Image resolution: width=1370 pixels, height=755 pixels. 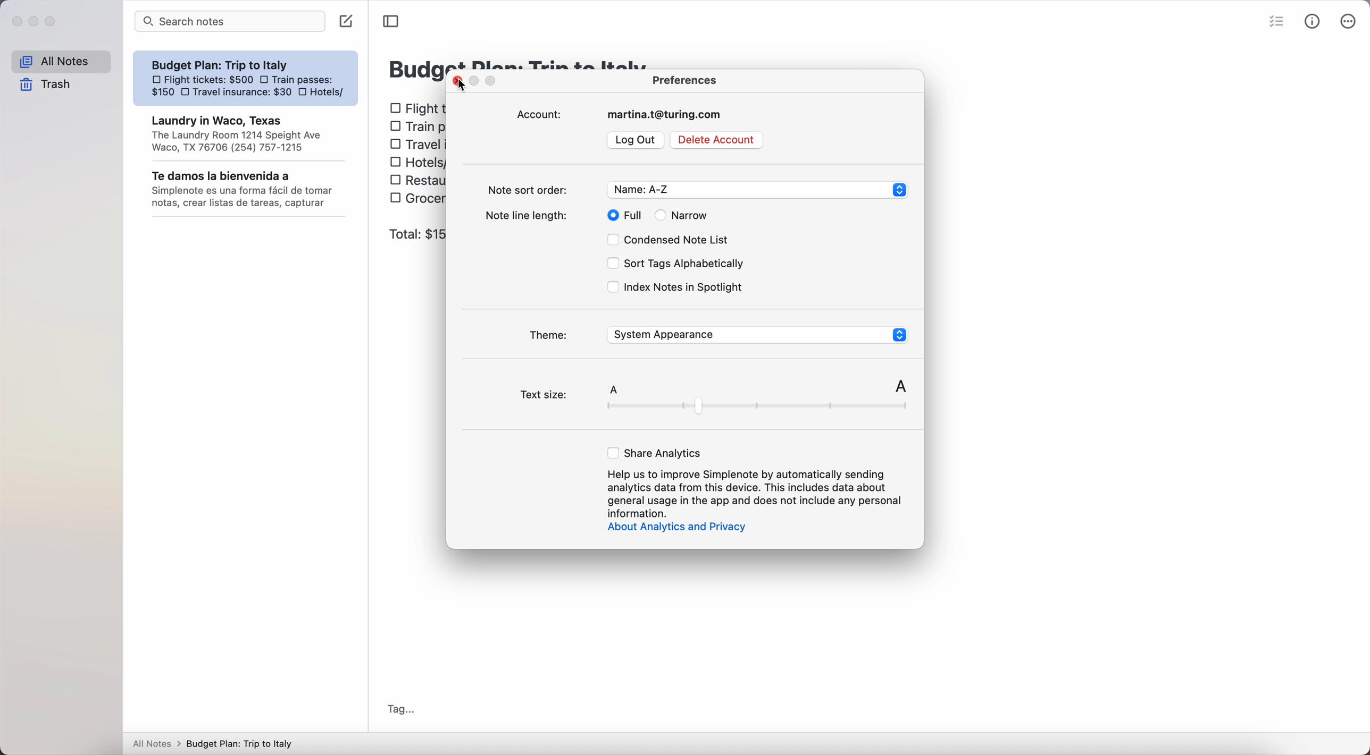 I want to click on theme: System Appearance, so click(x=717, y=334).